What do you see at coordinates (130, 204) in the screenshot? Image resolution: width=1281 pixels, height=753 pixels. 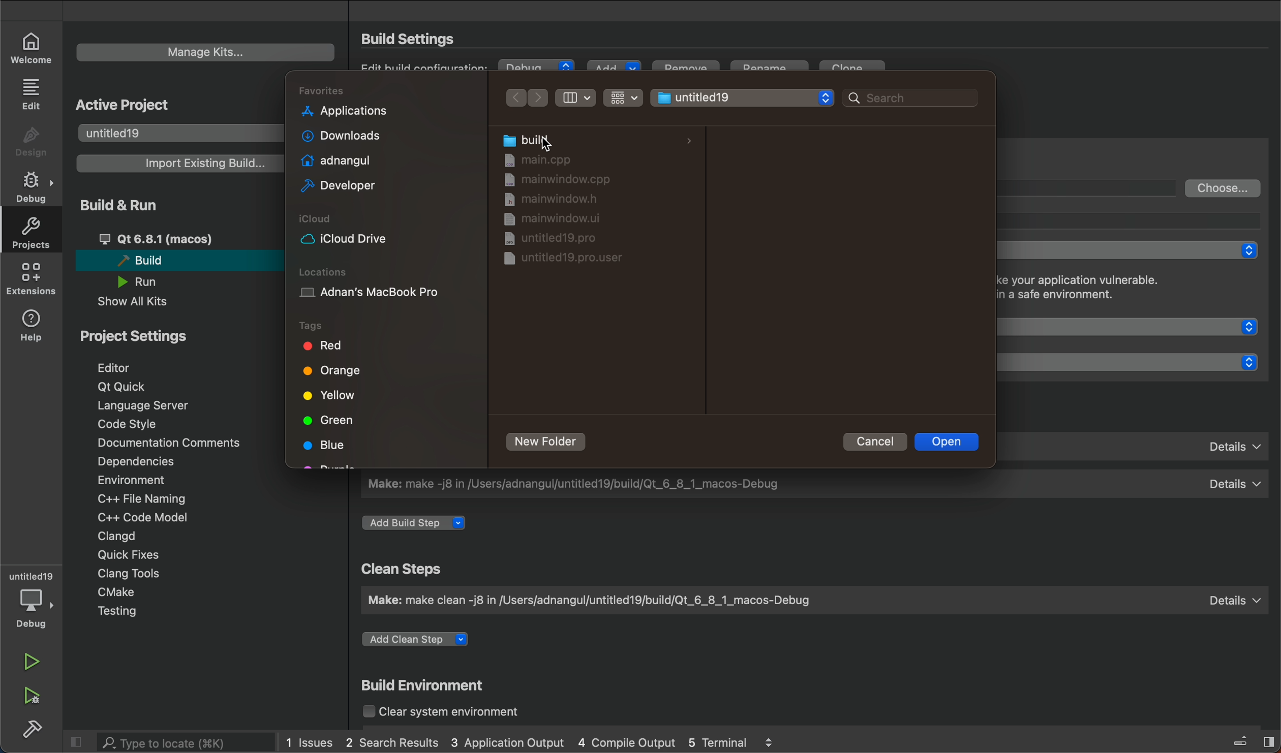 I see `build and run` at bounding box center [130, 204].